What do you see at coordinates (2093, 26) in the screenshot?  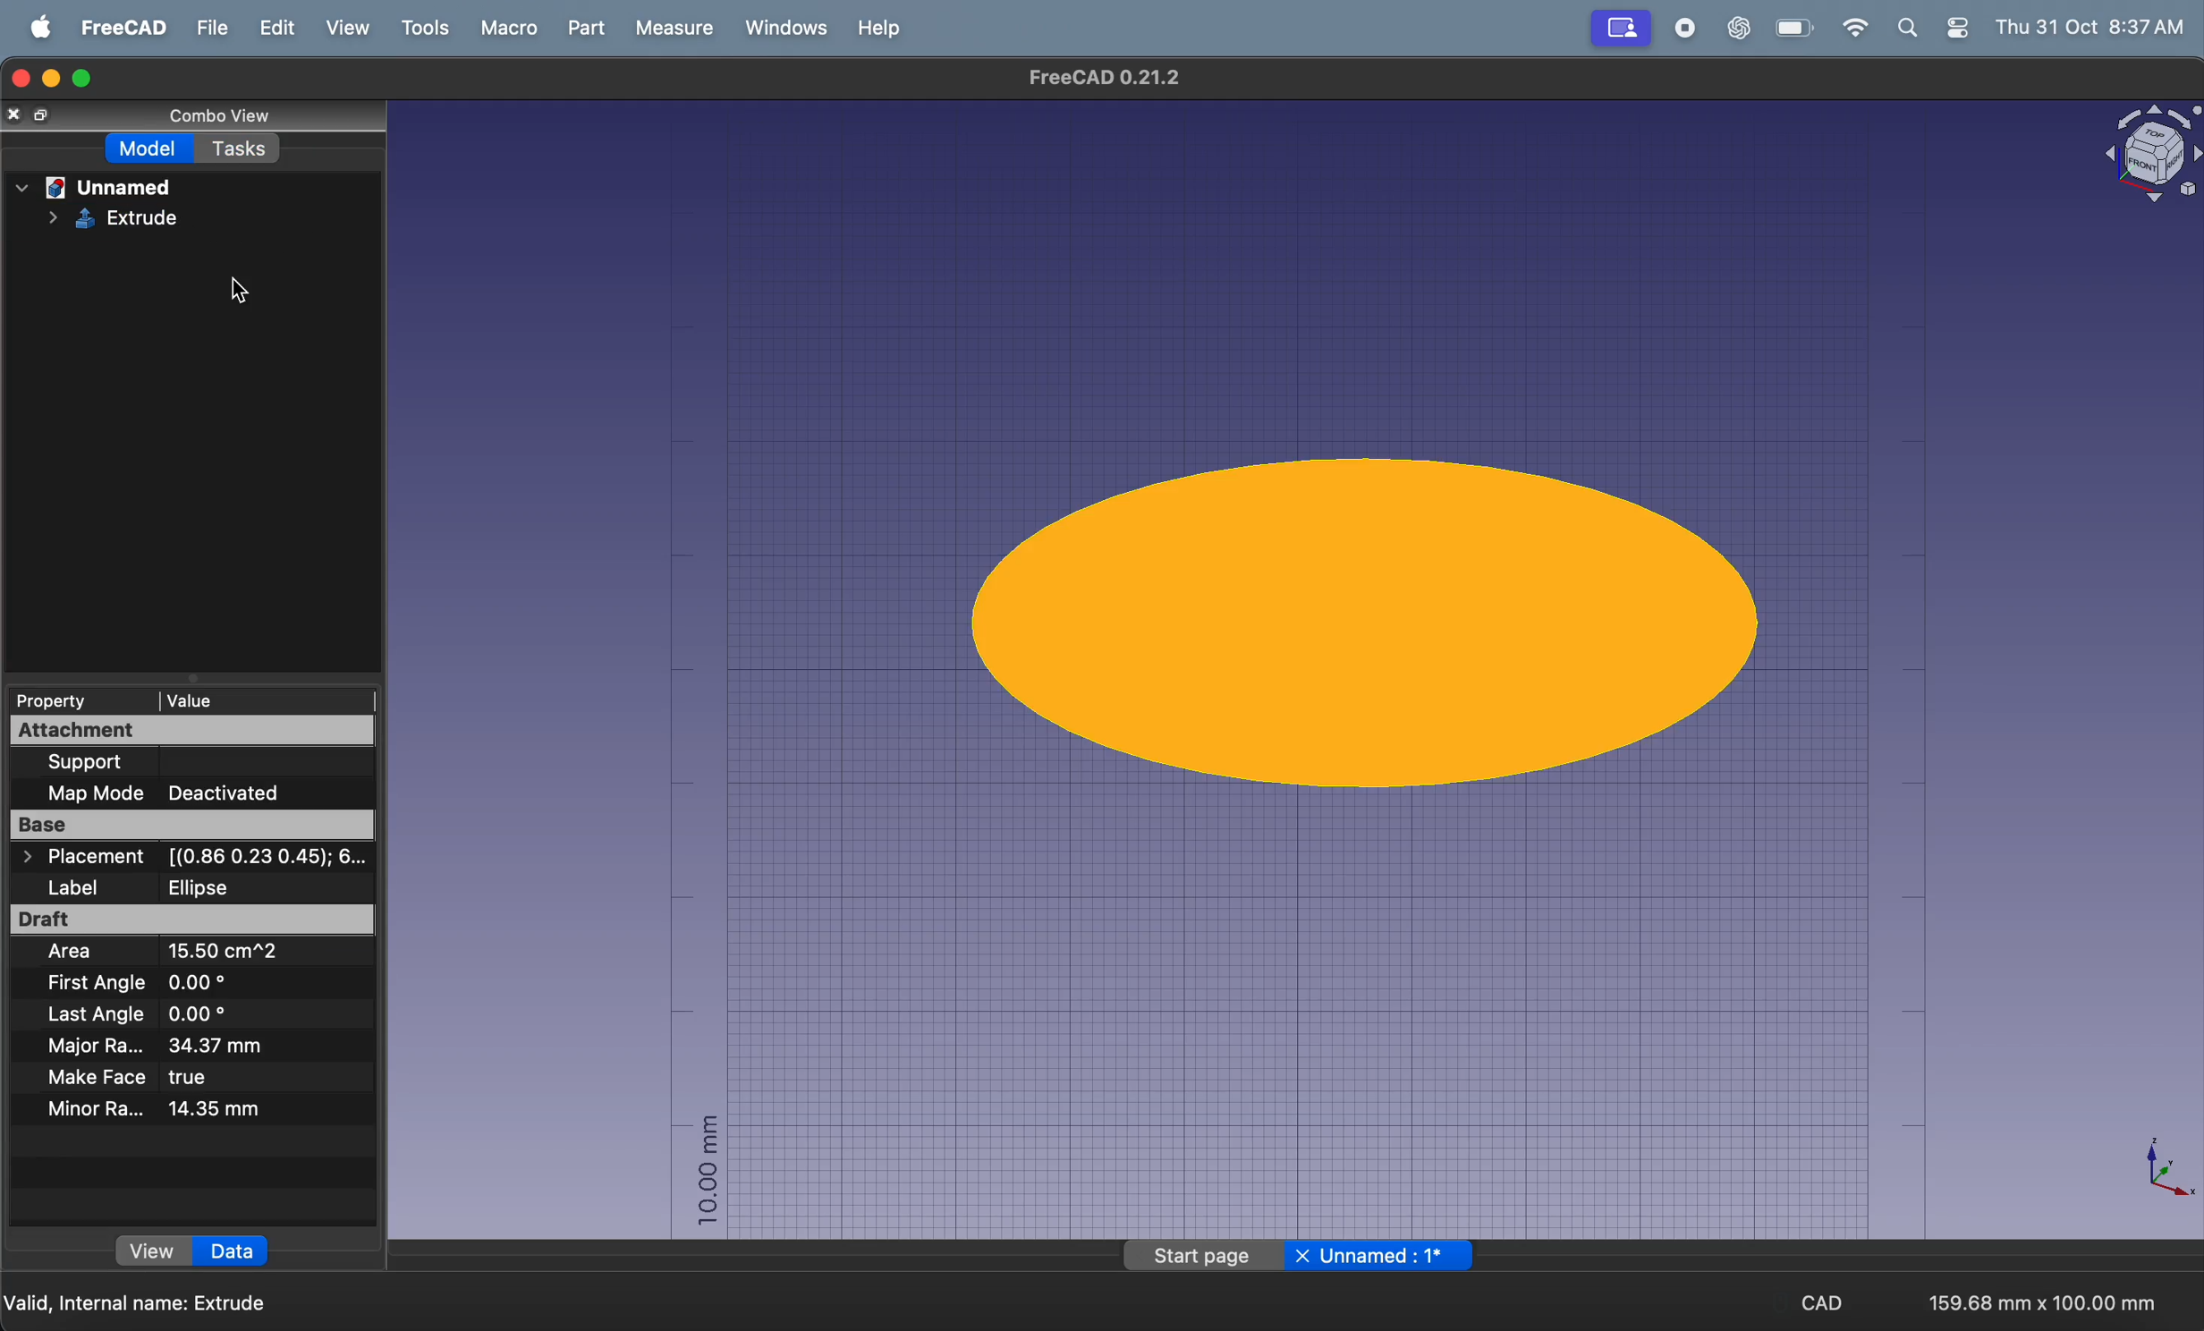 I see `thu 31 oct 8.37 am` at bounding box center [2093, 26].